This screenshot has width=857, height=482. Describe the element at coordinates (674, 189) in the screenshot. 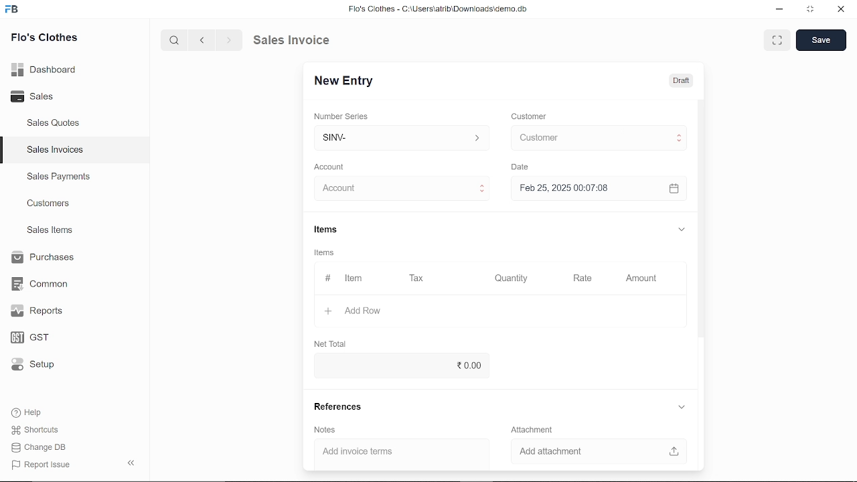

I see `open calender` at that location.